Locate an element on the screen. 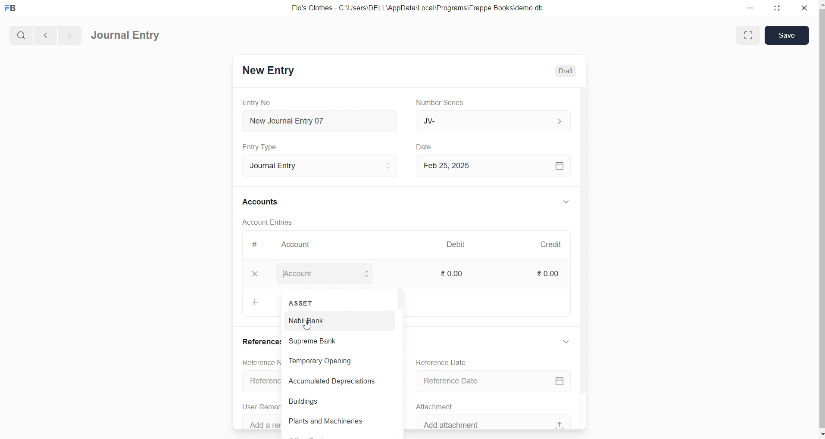 The height and width of the screenshot is (439, 825). Entry No is located at coordinates (258, 102).